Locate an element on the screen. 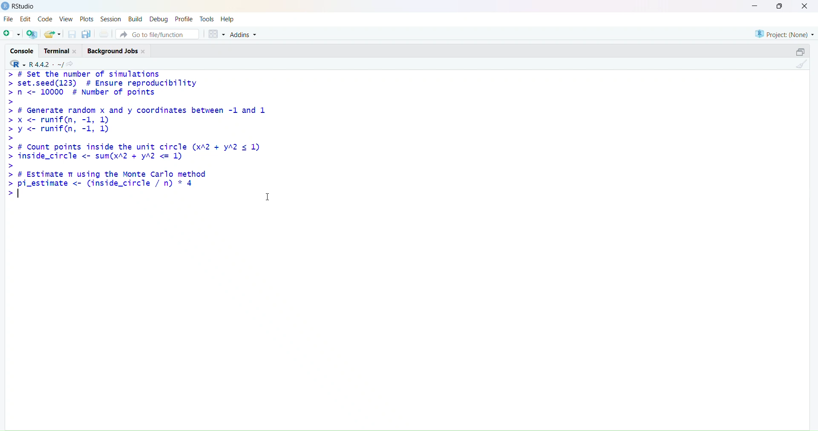 The width and height of the screenshot is (818, 431). Clear Console (Ctrl + L) is located at coordinates (802, 68).